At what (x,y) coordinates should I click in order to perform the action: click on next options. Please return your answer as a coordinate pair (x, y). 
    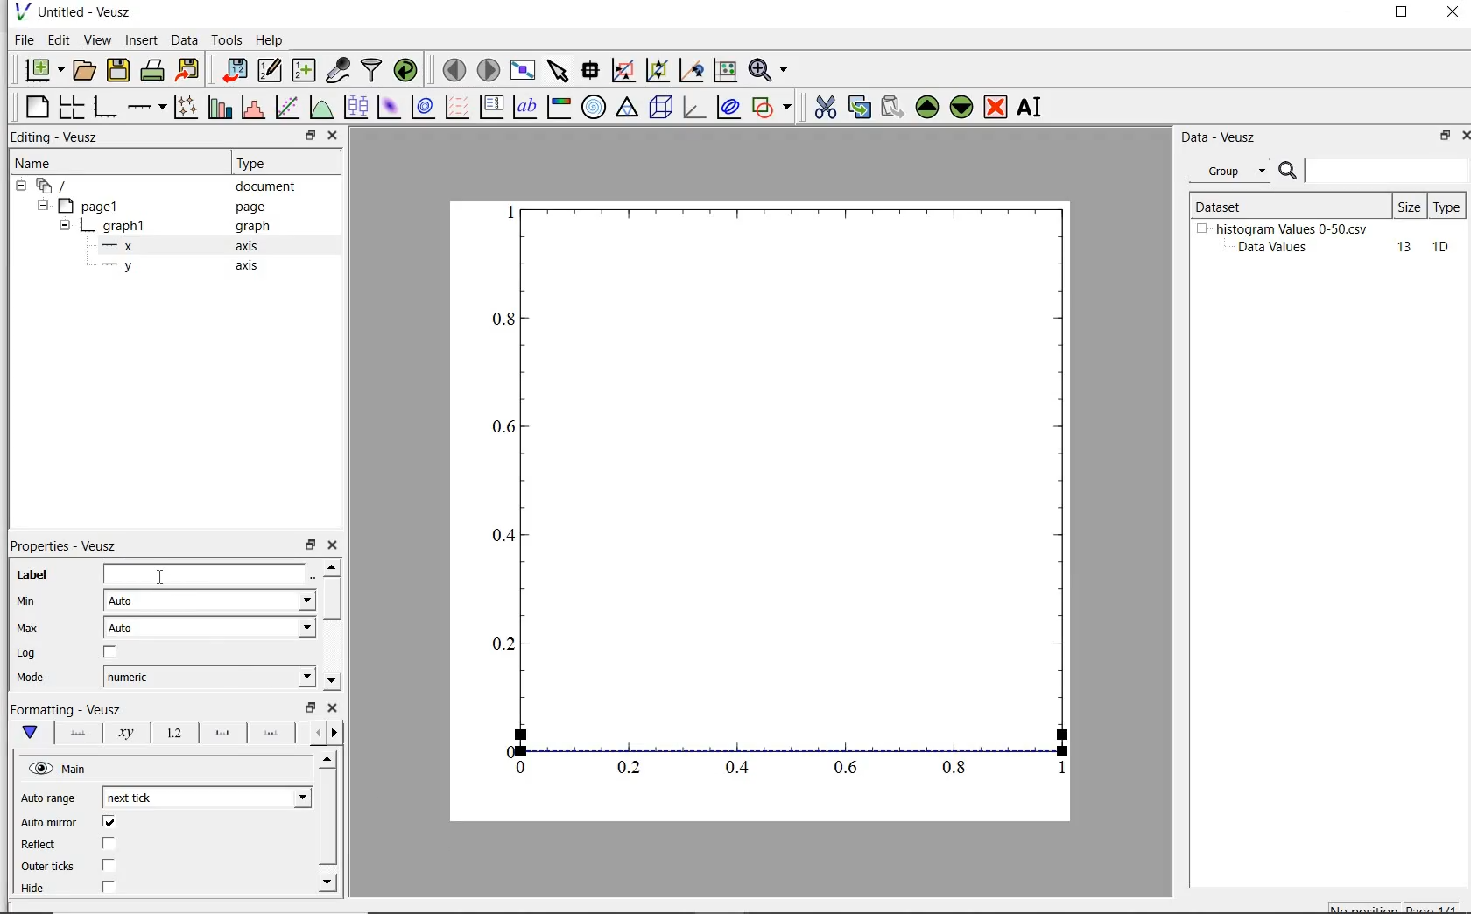
    Looking at the image, I should click on (336, 733).